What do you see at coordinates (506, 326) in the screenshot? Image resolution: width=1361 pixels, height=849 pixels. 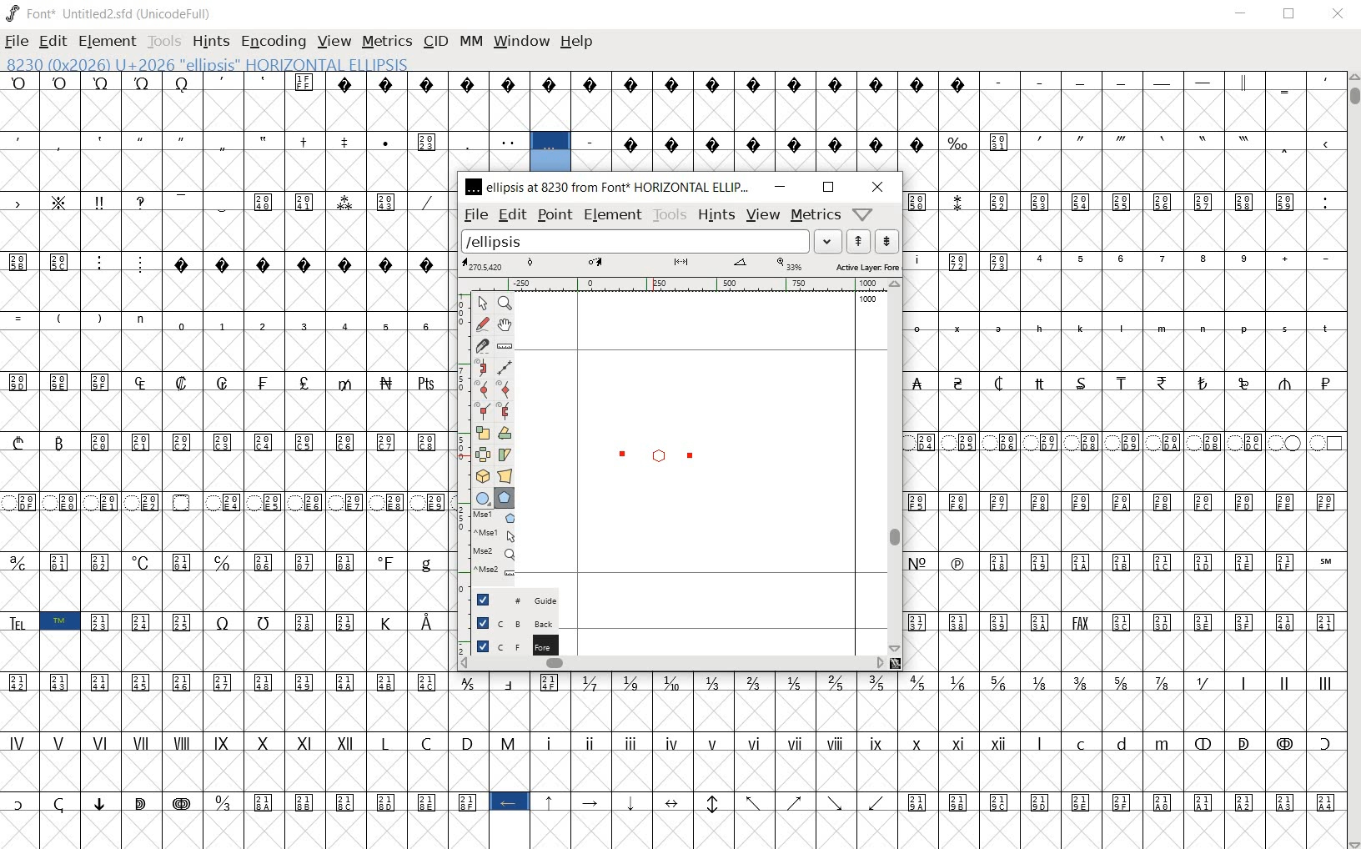 I see `scroll by hand` at bounding box center [506, 326].